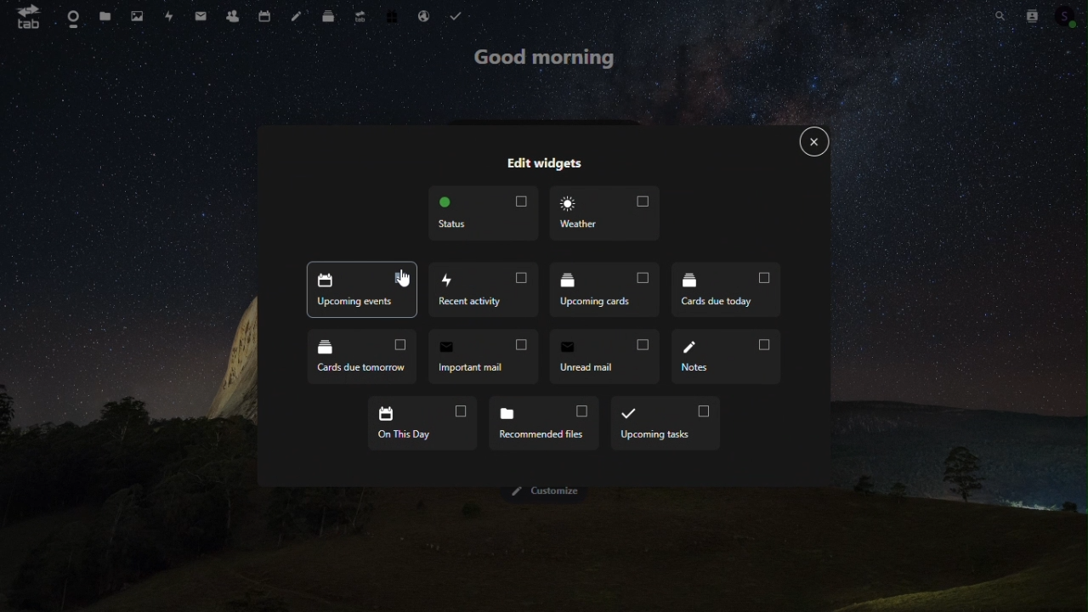  What do you see at coordinates (815, 143) in the screenshot?
I see `close` at bounding box center [815, 143].